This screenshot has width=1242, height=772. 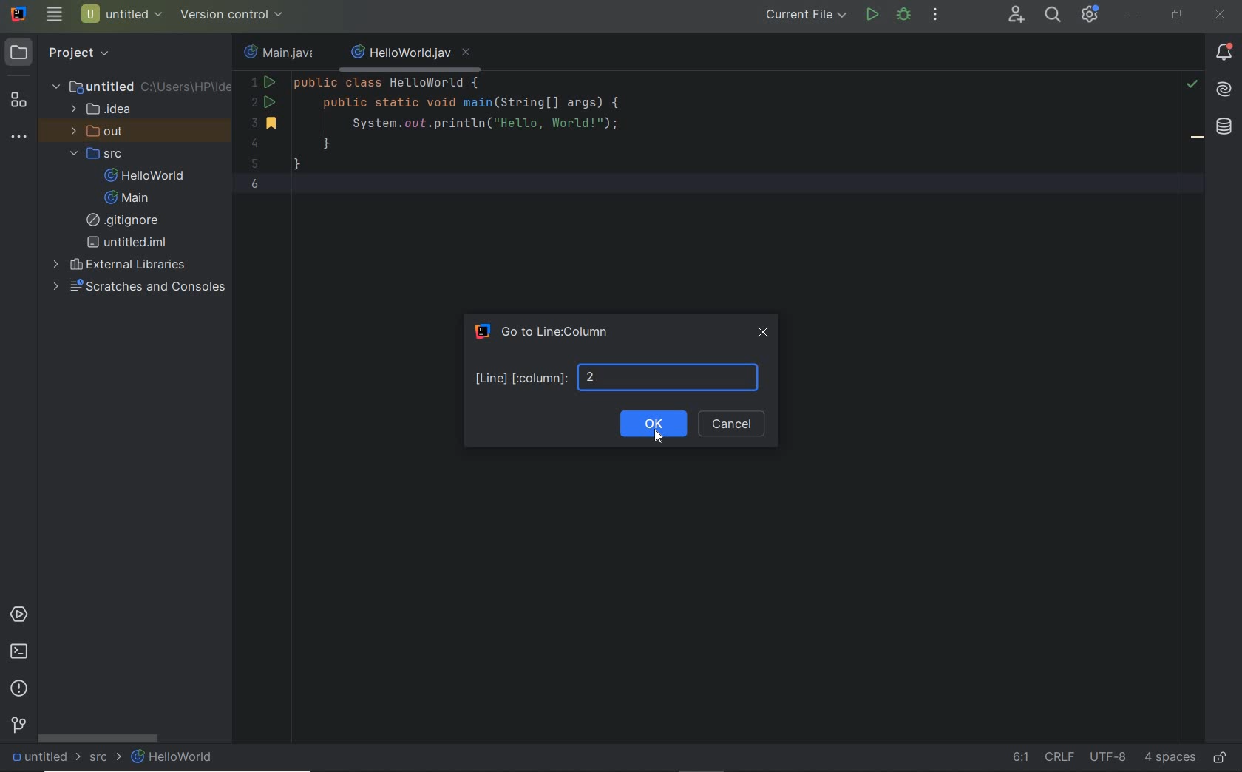 What do you see at coordinates (1021, 755) in the screenshot?
I see `go to line` at bounding box center [1021, 755].